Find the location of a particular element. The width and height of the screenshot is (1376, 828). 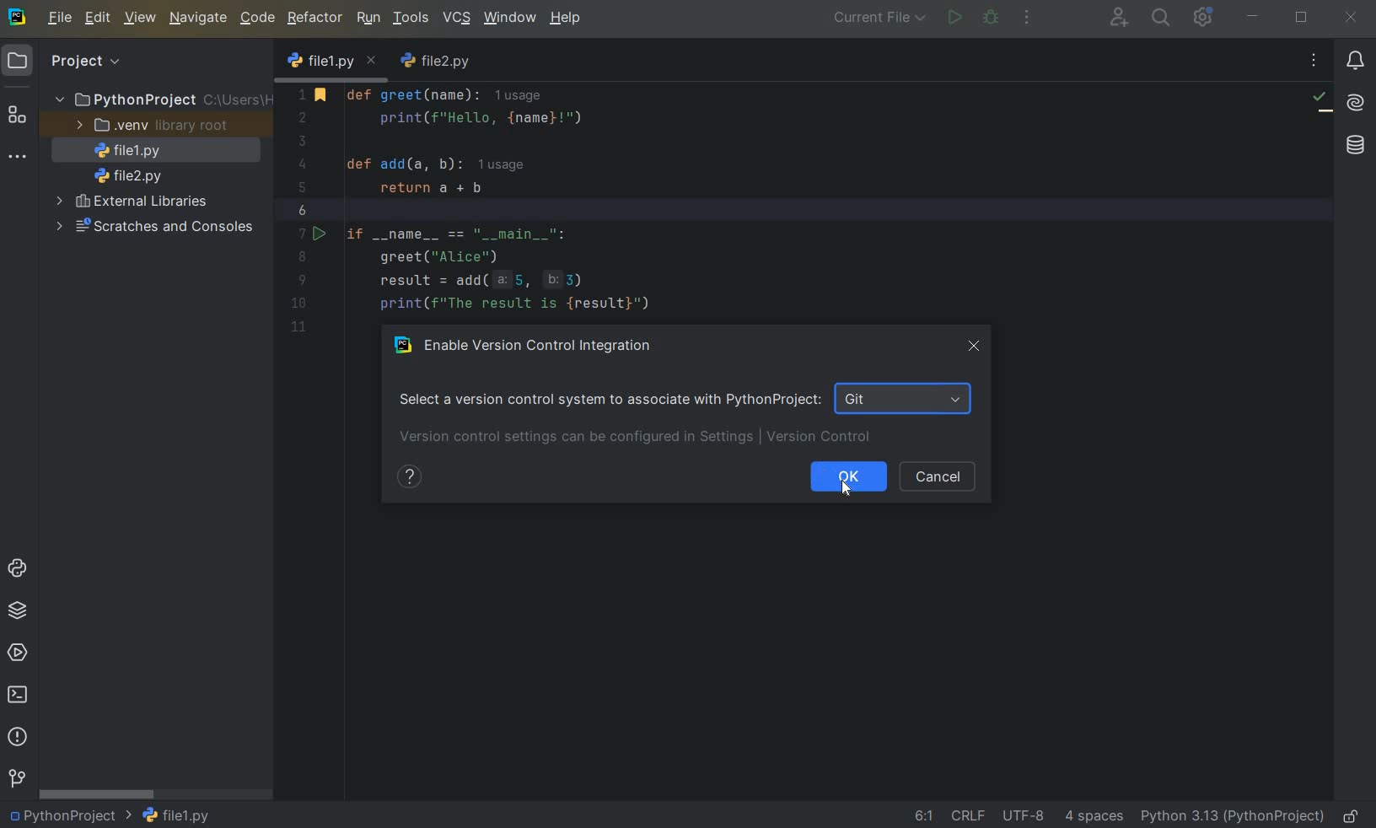

code with me is located at coordinates (1118, 19).